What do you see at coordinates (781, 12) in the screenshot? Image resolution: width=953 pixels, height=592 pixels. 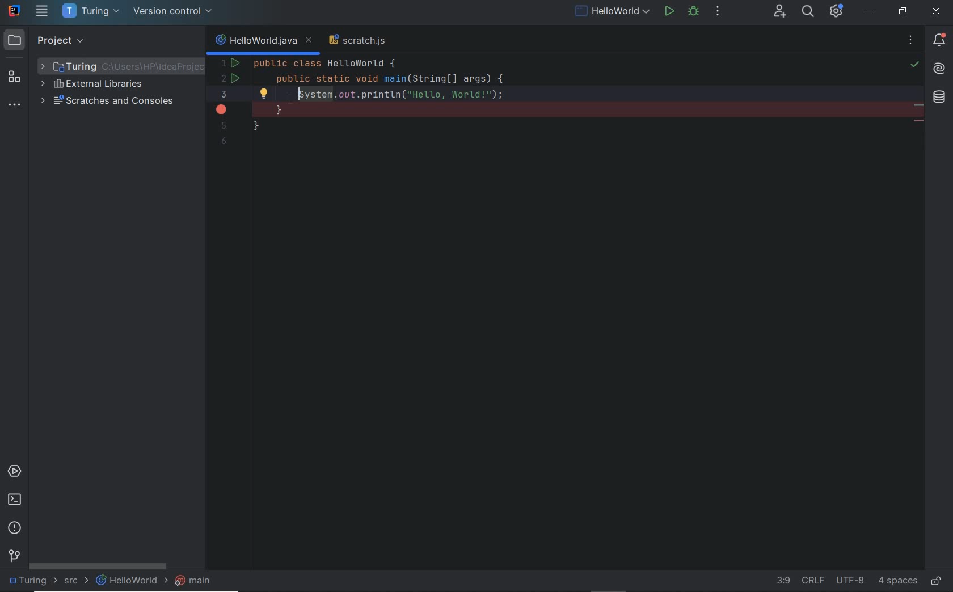 I see `code with me` at bounding box center [781, 12].